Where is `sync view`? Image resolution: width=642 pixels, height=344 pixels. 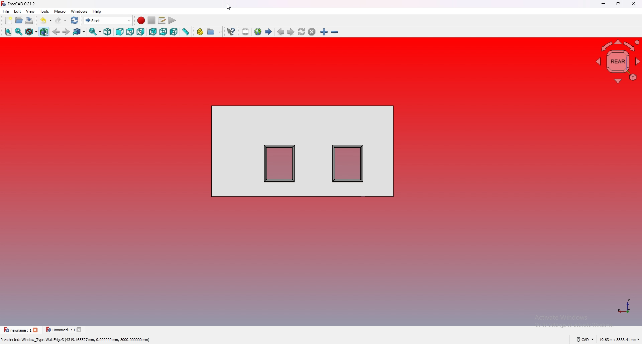
sync view is located at coordinates (95, 32).